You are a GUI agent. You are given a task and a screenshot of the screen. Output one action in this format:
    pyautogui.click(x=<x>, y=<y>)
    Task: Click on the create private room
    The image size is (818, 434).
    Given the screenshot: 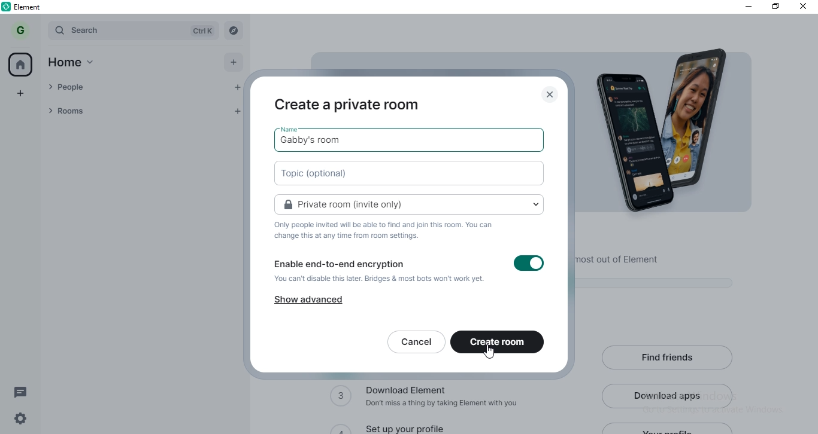 What is the action you would take?
    pyautogui.click(x=350, y=103)
    